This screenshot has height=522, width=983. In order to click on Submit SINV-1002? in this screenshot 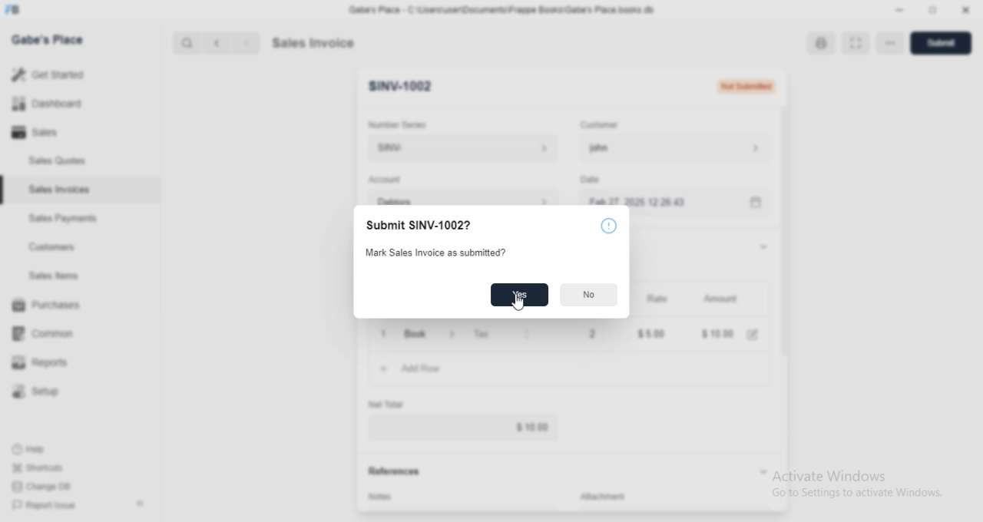, I will do `click(441, 226)`.